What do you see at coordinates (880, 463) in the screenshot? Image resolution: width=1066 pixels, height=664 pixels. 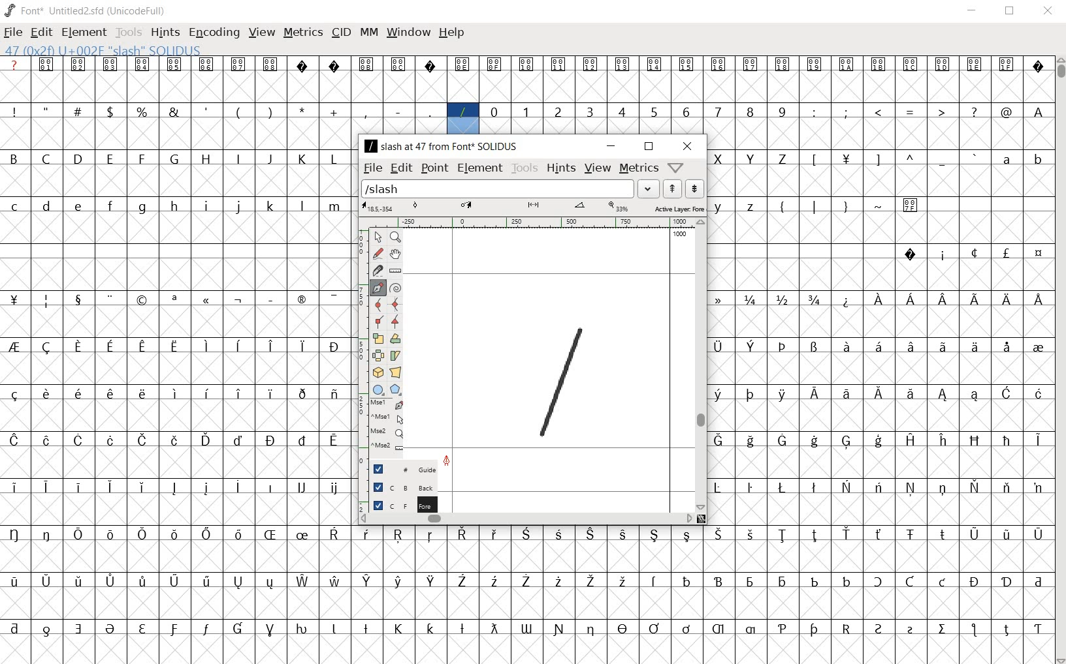 I see `empty cells` at bounding box center [880, 463].